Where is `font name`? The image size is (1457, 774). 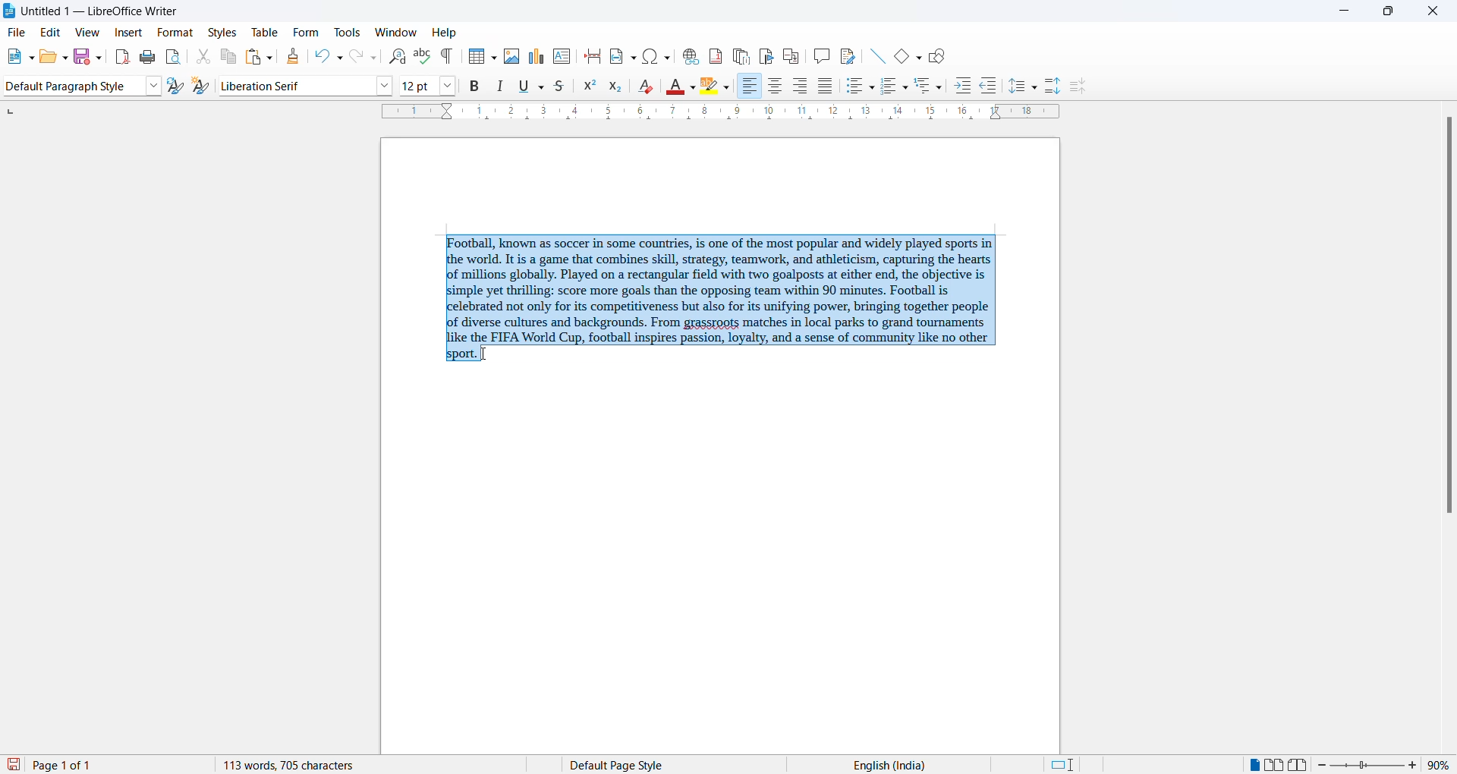 font name is located at coordinates (295, 85).